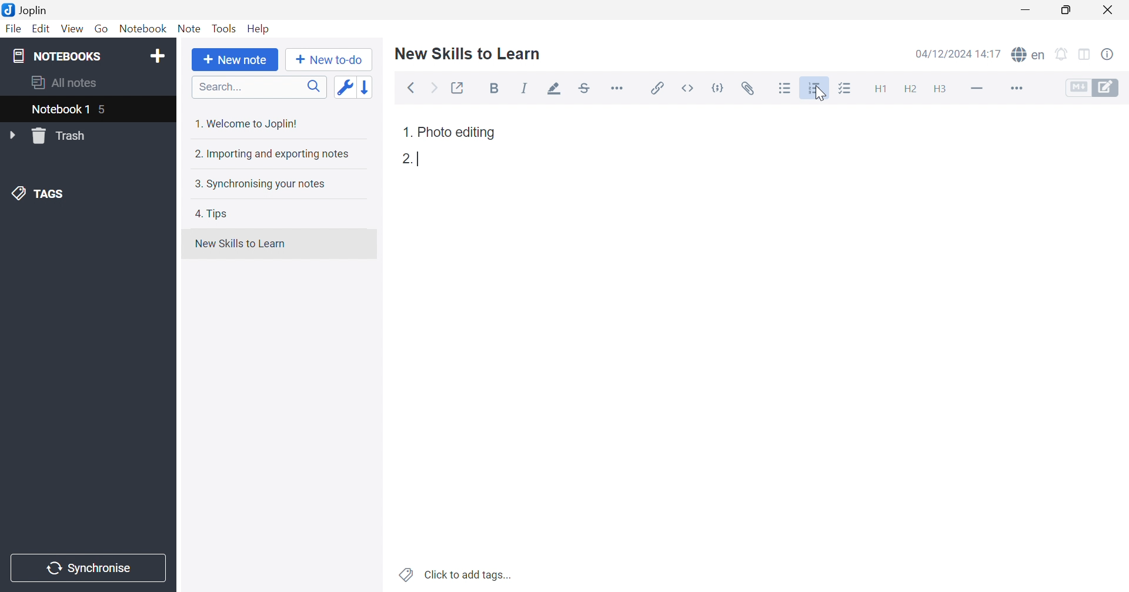 The image size is (1129, 592). Describe the element at coordinates (1086, 55) in the screenshot. I see `Toggle editor layout` at that location.